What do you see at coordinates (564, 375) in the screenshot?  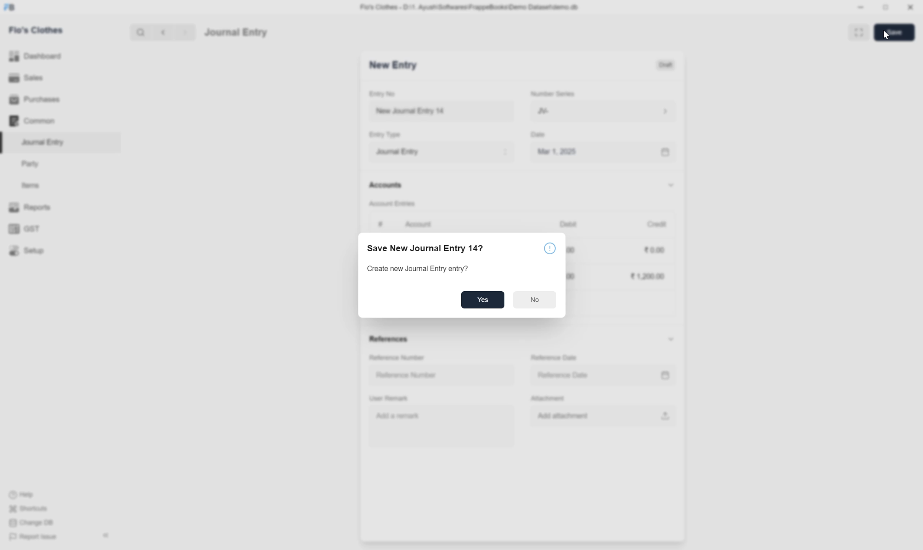 I see `Reference Date` at bounding box center [564, 375].